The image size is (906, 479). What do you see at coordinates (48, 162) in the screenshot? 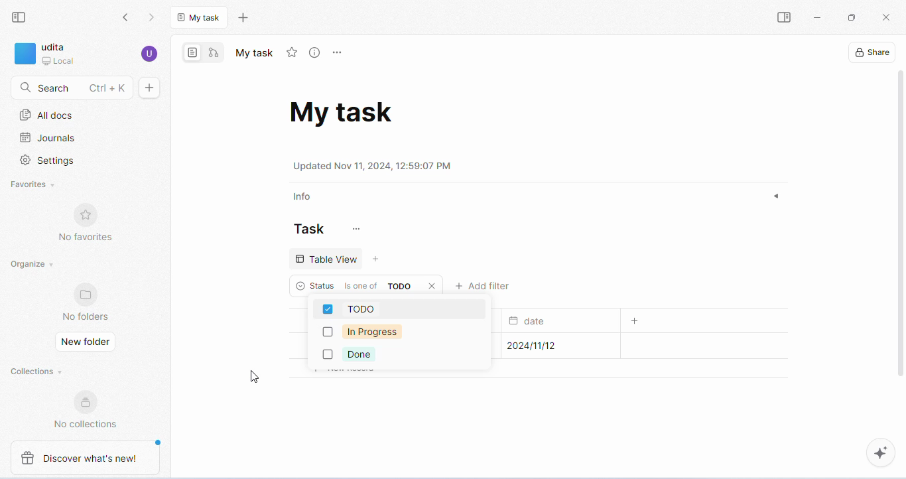
I see `settings` at bounding box center [48, 162].